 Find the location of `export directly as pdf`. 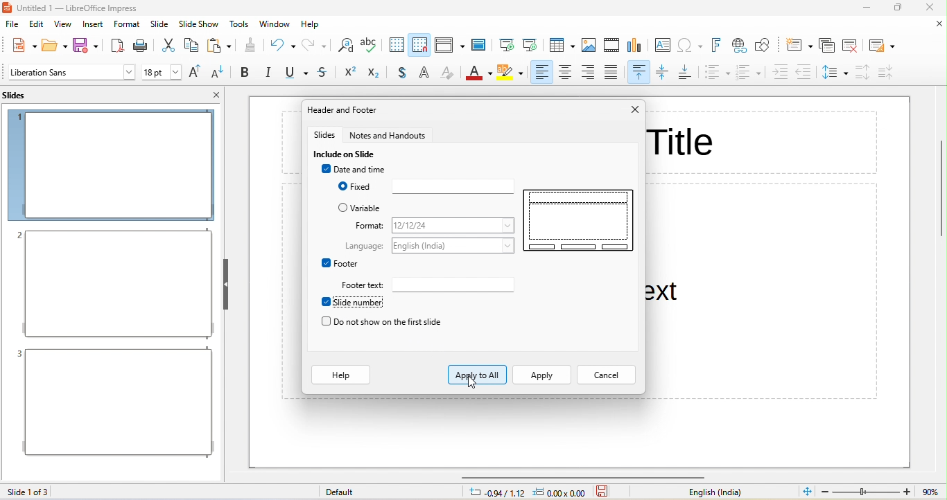

export directly as pdf is located at coordinates (116, 44).